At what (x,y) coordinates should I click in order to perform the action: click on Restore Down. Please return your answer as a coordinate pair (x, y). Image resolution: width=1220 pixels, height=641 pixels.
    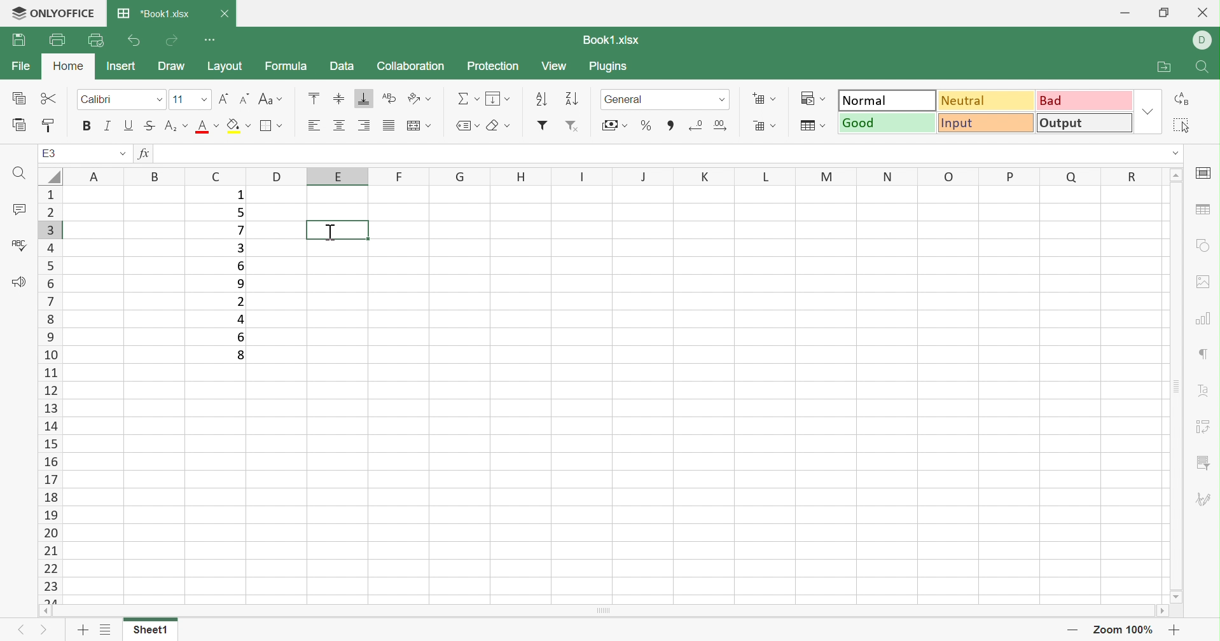
    Looking at the image, I should click on (1167, 12).